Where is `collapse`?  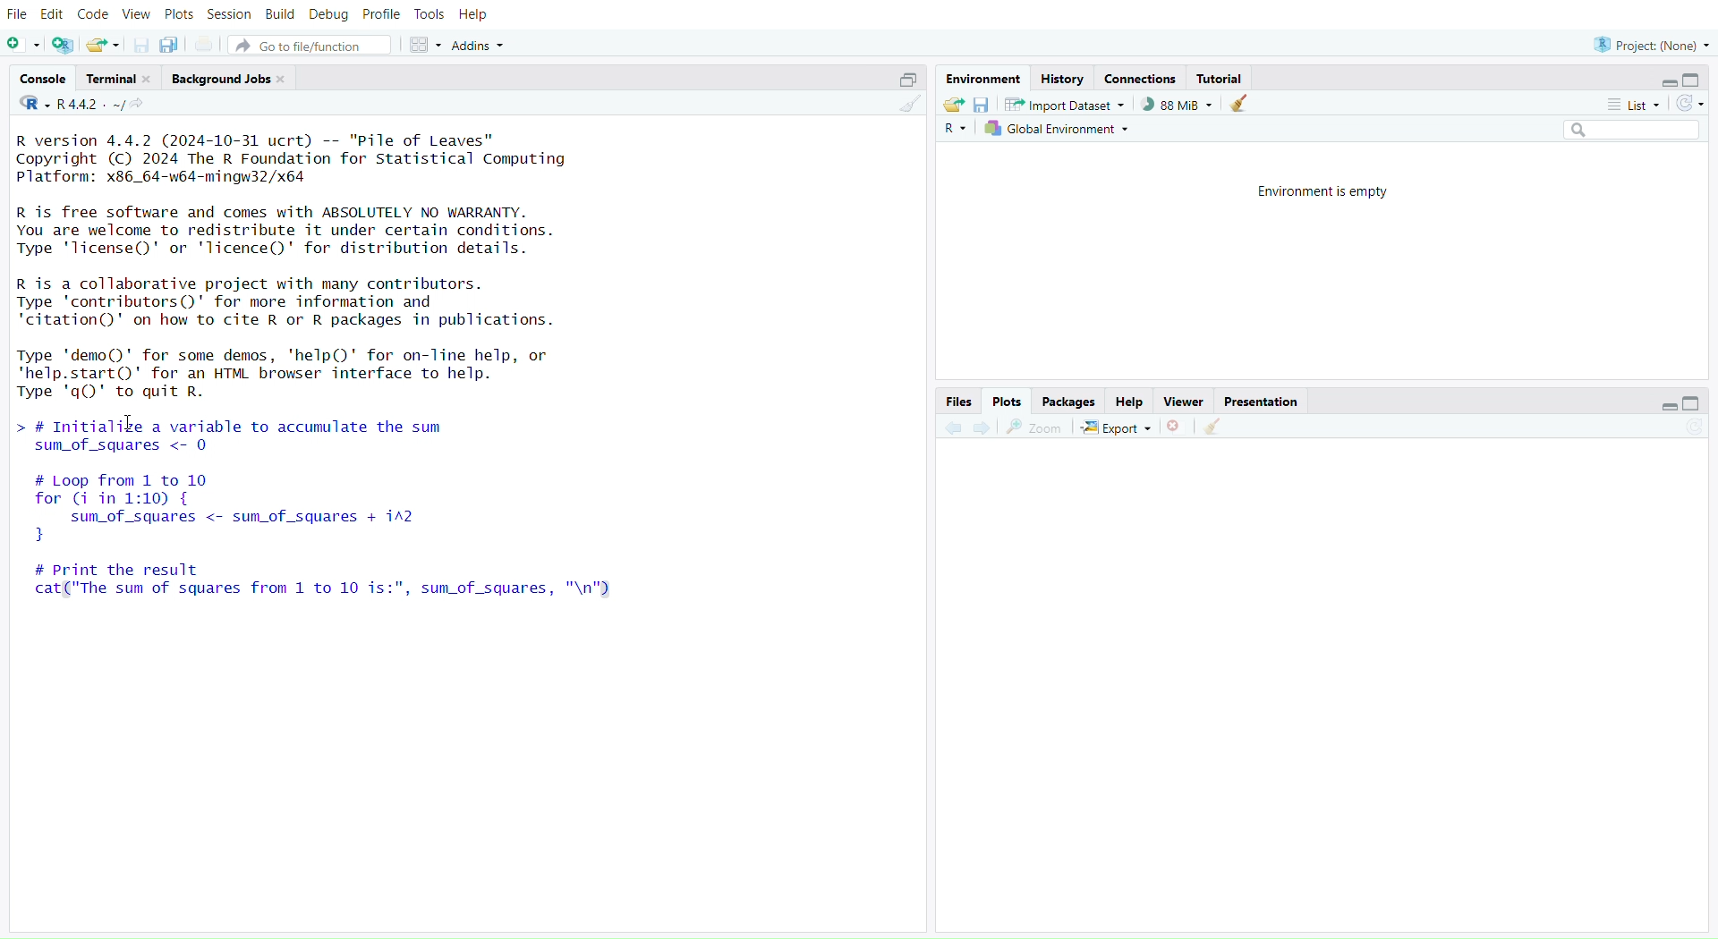 collapse is located at coordinates (1695, 80).